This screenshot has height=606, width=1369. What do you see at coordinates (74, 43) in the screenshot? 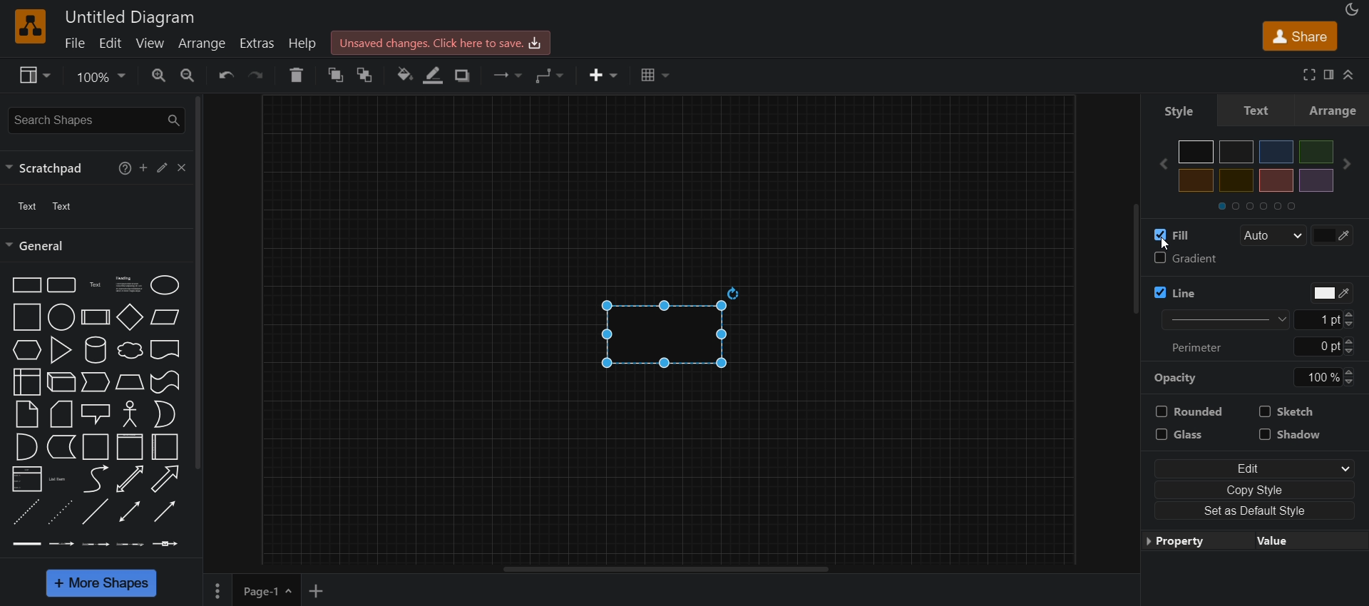
I see `file` at bounding box center [74, 43].